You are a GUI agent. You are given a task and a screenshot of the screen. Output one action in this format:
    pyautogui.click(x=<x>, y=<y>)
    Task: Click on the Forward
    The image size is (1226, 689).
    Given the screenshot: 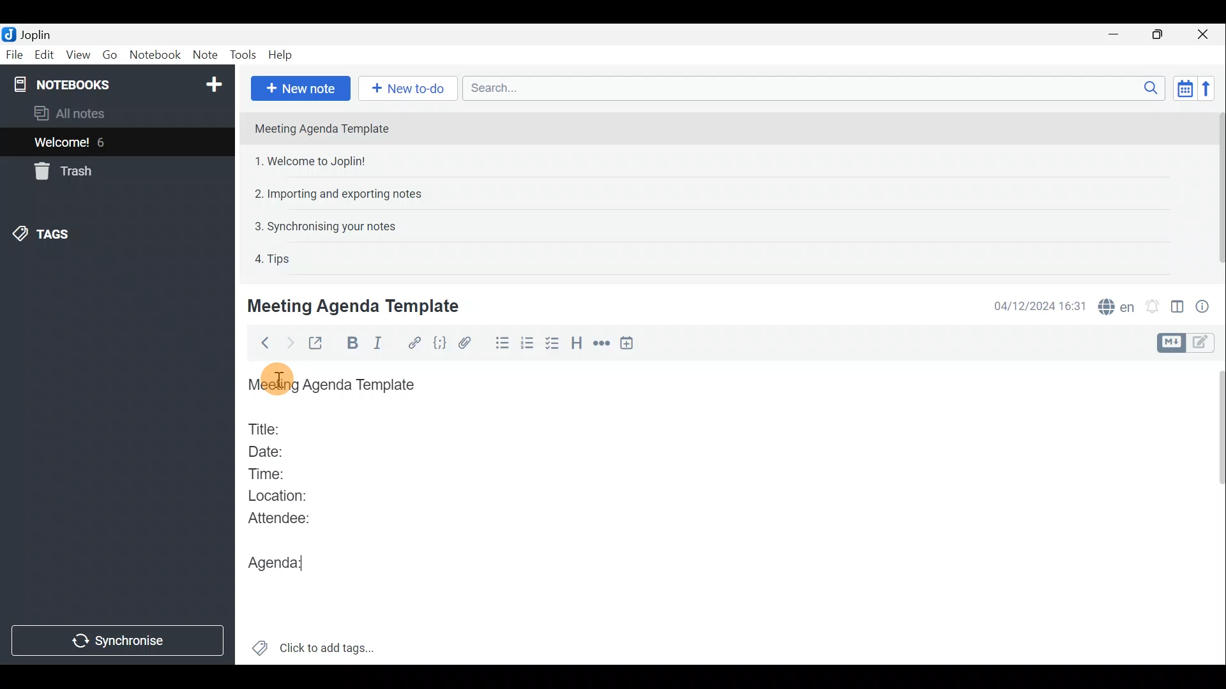 What is the action you would take?
    pyautogui.click(x=288, y=343)
    